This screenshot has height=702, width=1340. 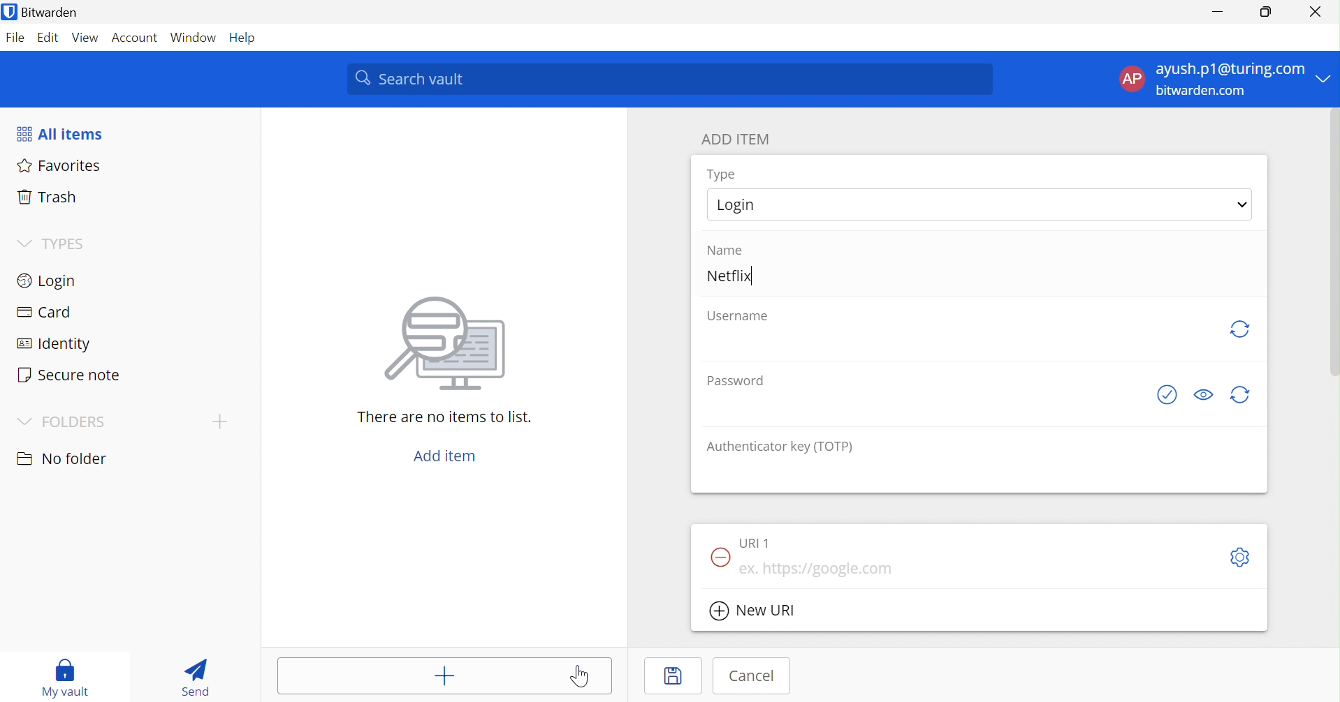 What do you see at coordinates (1204, 394) in the screenshot?
I see `Toggle visibility` at bounding box center [1204, 394].